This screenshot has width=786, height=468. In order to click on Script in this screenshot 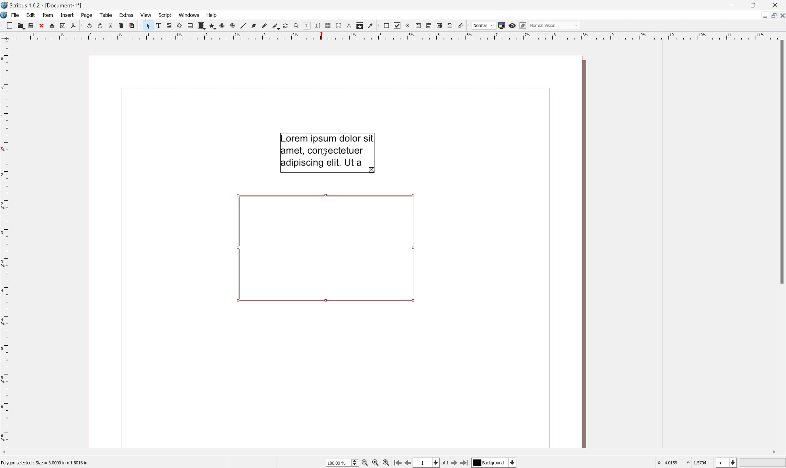, I will do `click(165, 14)`.